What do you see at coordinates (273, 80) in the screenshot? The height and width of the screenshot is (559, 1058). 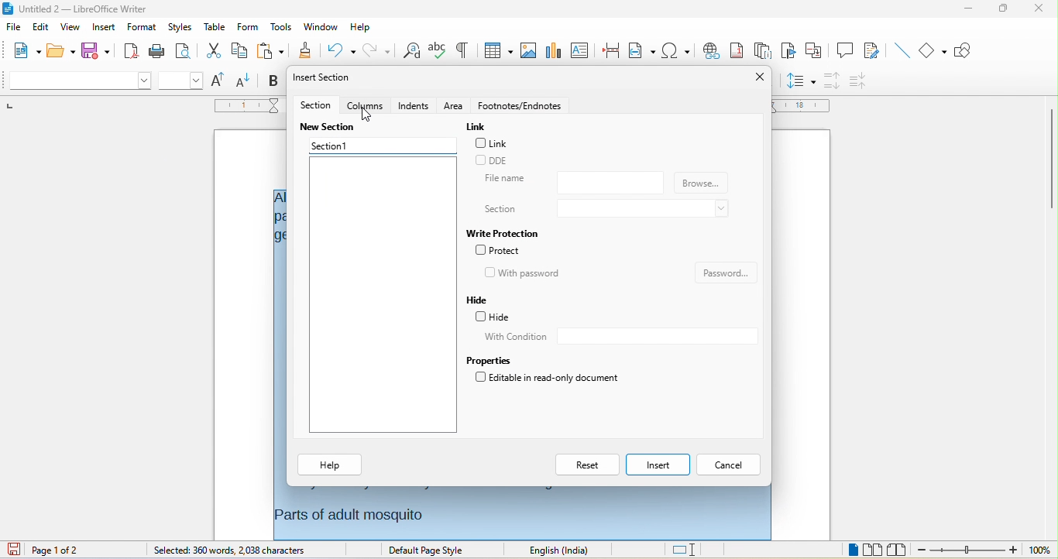 I see `bold` at bounding box center [273, 80].